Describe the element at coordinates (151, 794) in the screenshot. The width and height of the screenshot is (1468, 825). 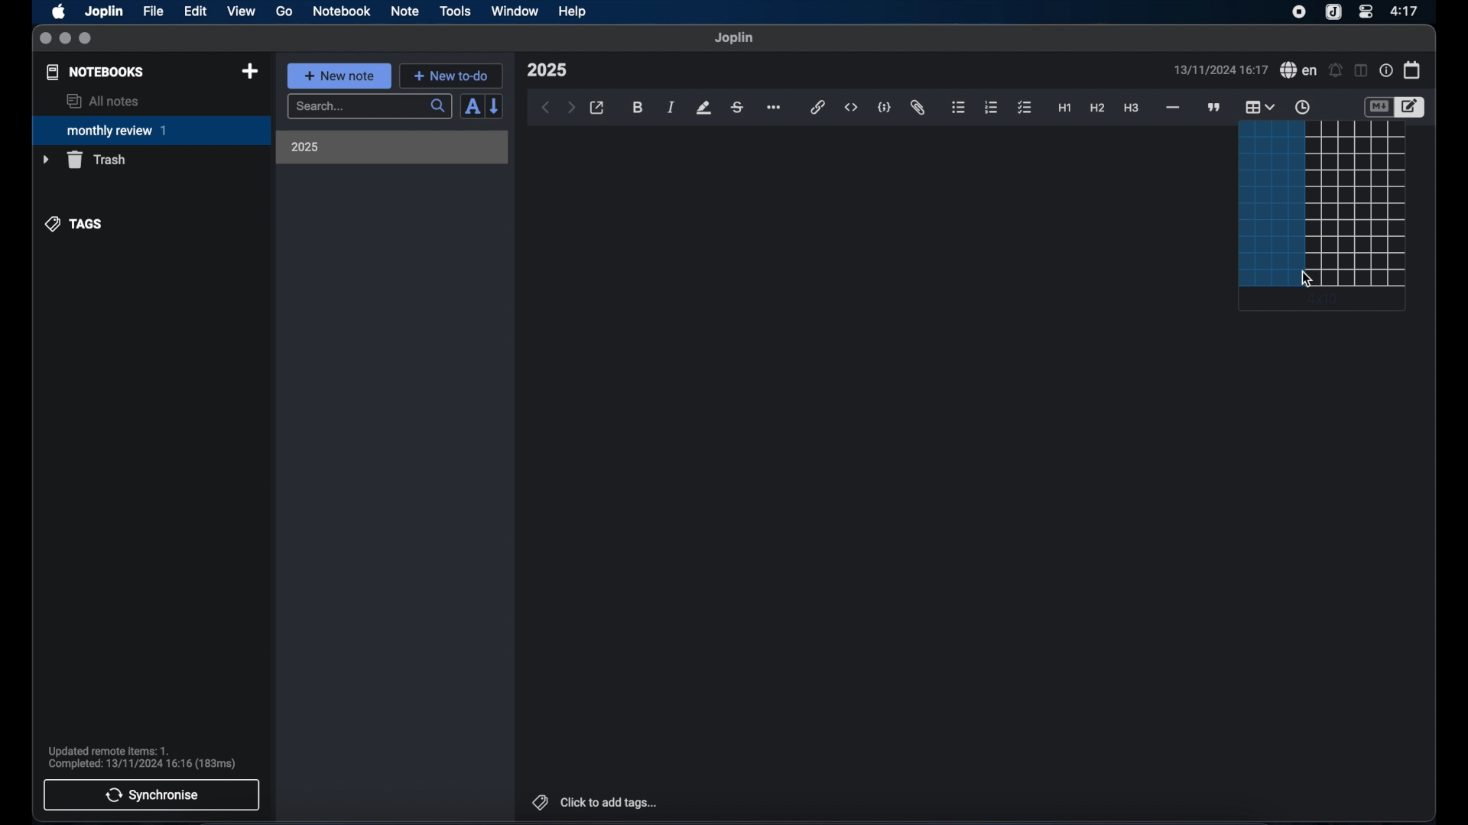
I see `synchronise` at that location.